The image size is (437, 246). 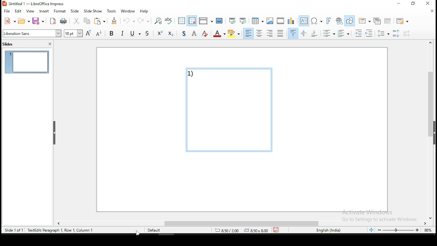 What do you see at coordinates (256, 230) in the screenshot?
I see `0.00x0.00` at bounding box center [256, 230].